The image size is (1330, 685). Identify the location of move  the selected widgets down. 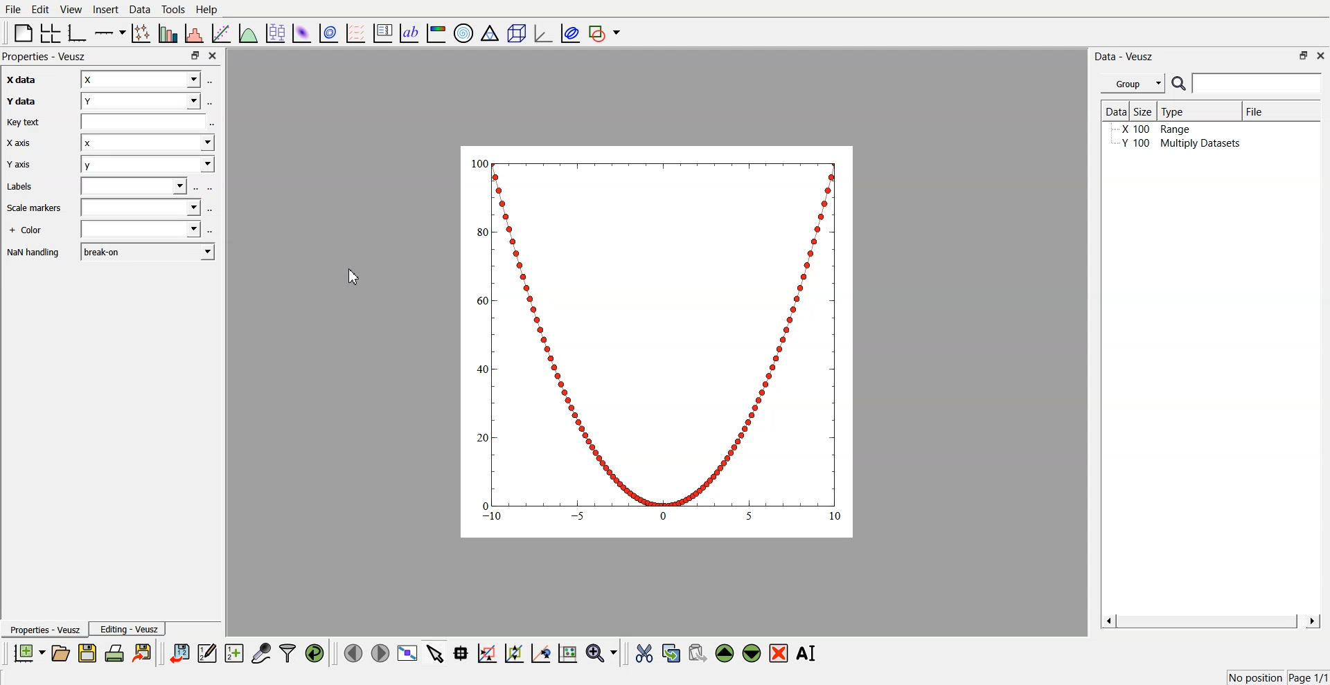
(752, 652).